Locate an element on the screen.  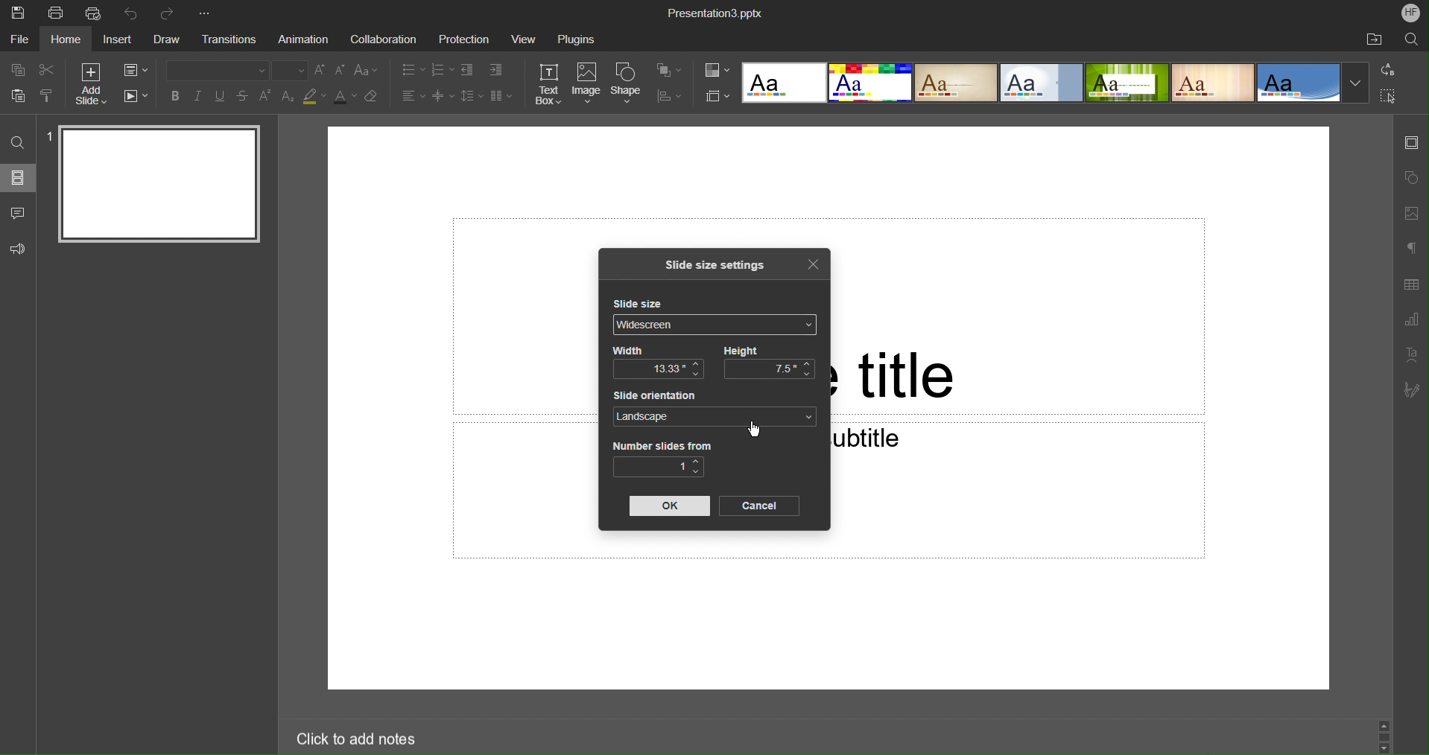
Insert is located at coordinates (118, 40).